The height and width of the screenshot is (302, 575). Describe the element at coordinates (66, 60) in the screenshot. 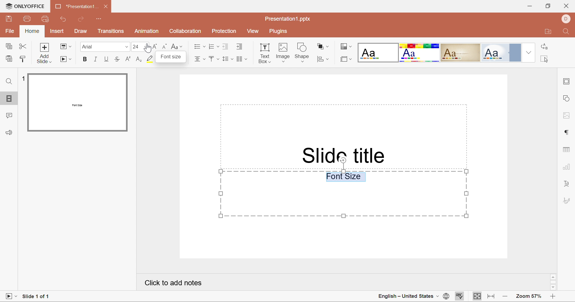

I see `Start slideshow` at that location.